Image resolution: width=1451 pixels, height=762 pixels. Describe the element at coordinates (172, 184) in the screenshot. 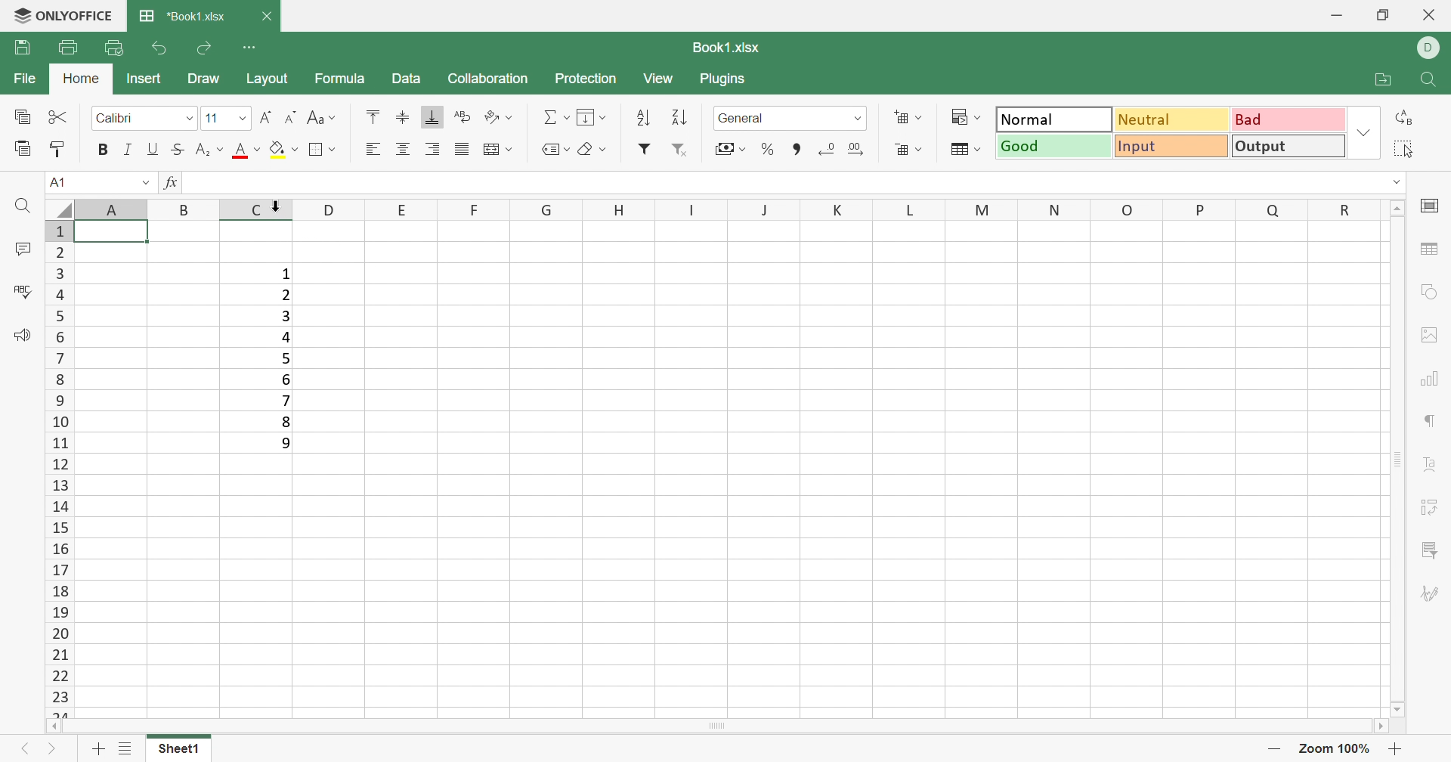

I see `fx` at that location.